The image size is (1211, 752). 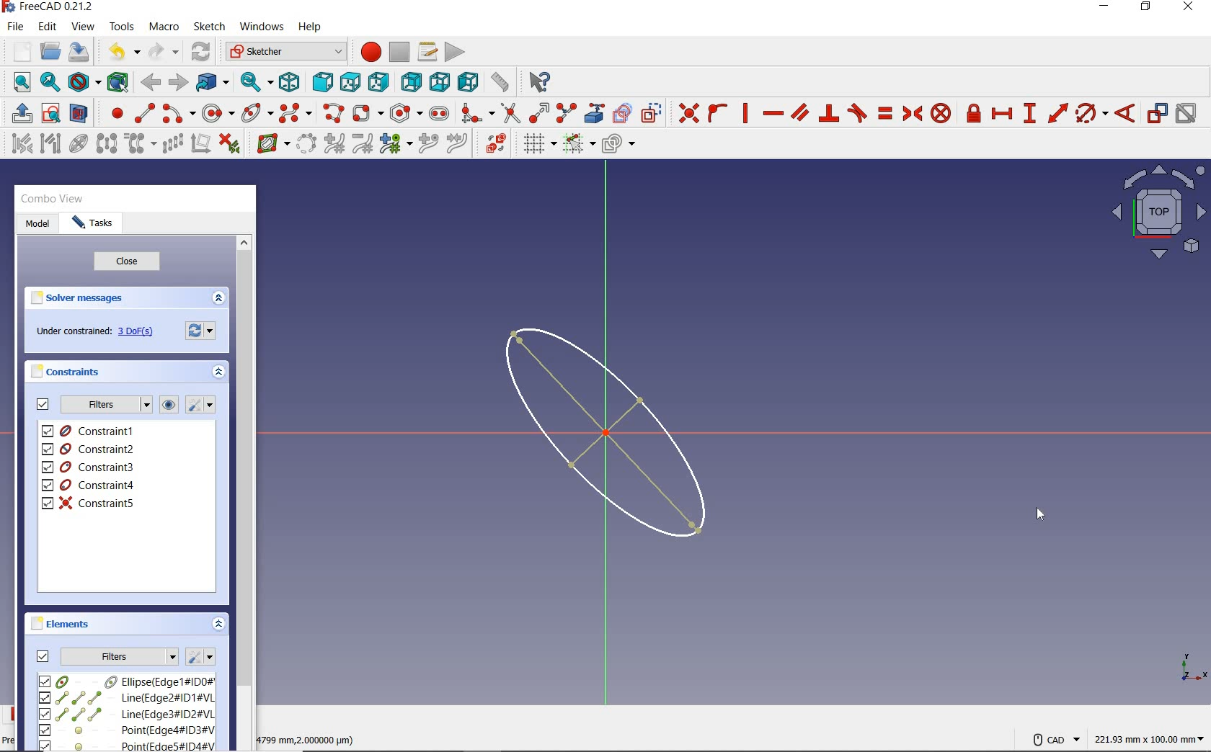 I want to click on constraint3, so click(x=89, y=467).